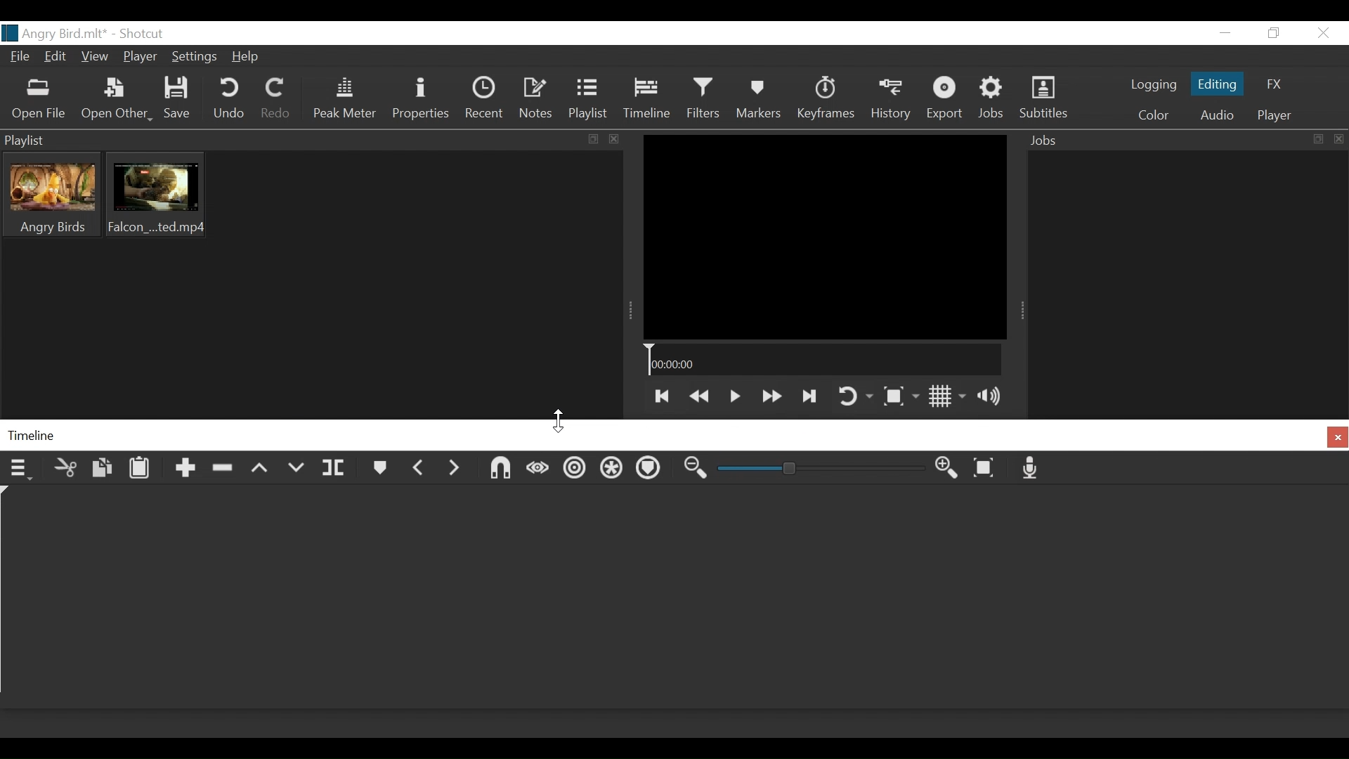 The image size is (1349, 759). I want to click on Export, so click(946, 98).